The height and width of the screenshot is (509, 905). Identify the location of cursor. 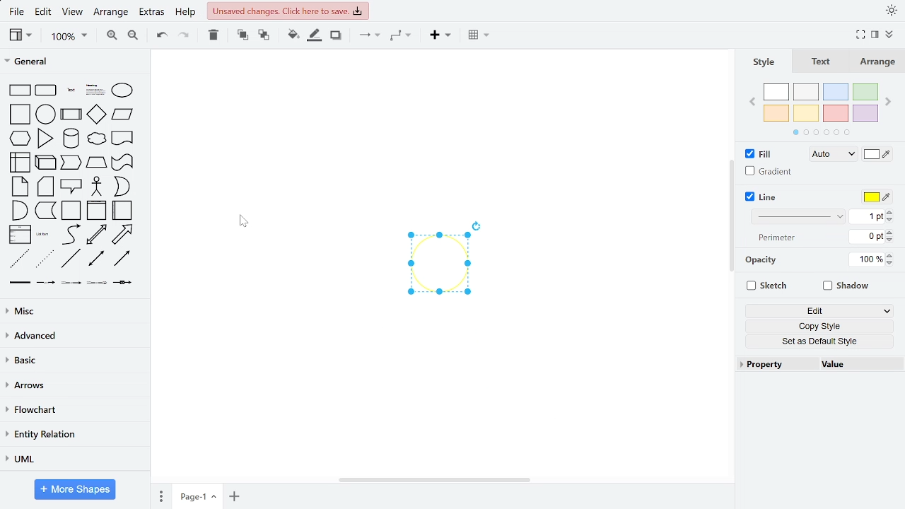
(243, 221).